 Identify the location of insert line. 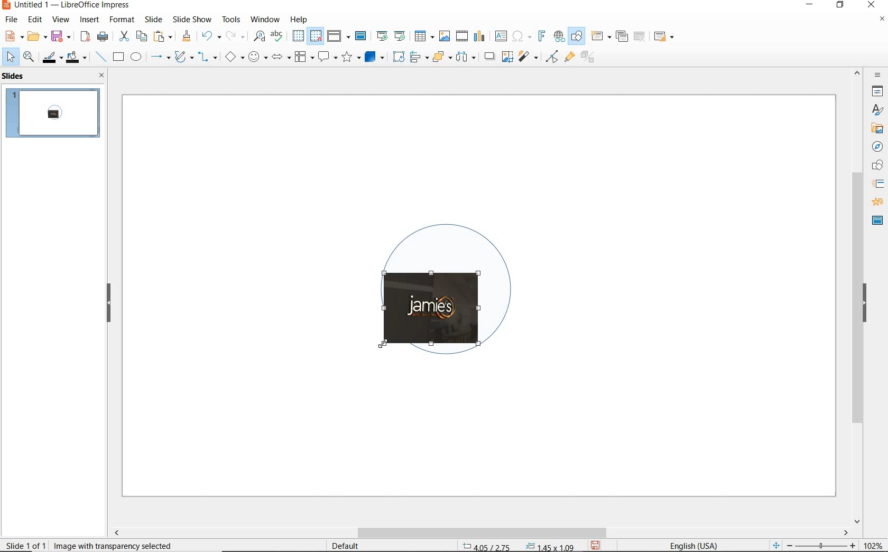
(100, 57).